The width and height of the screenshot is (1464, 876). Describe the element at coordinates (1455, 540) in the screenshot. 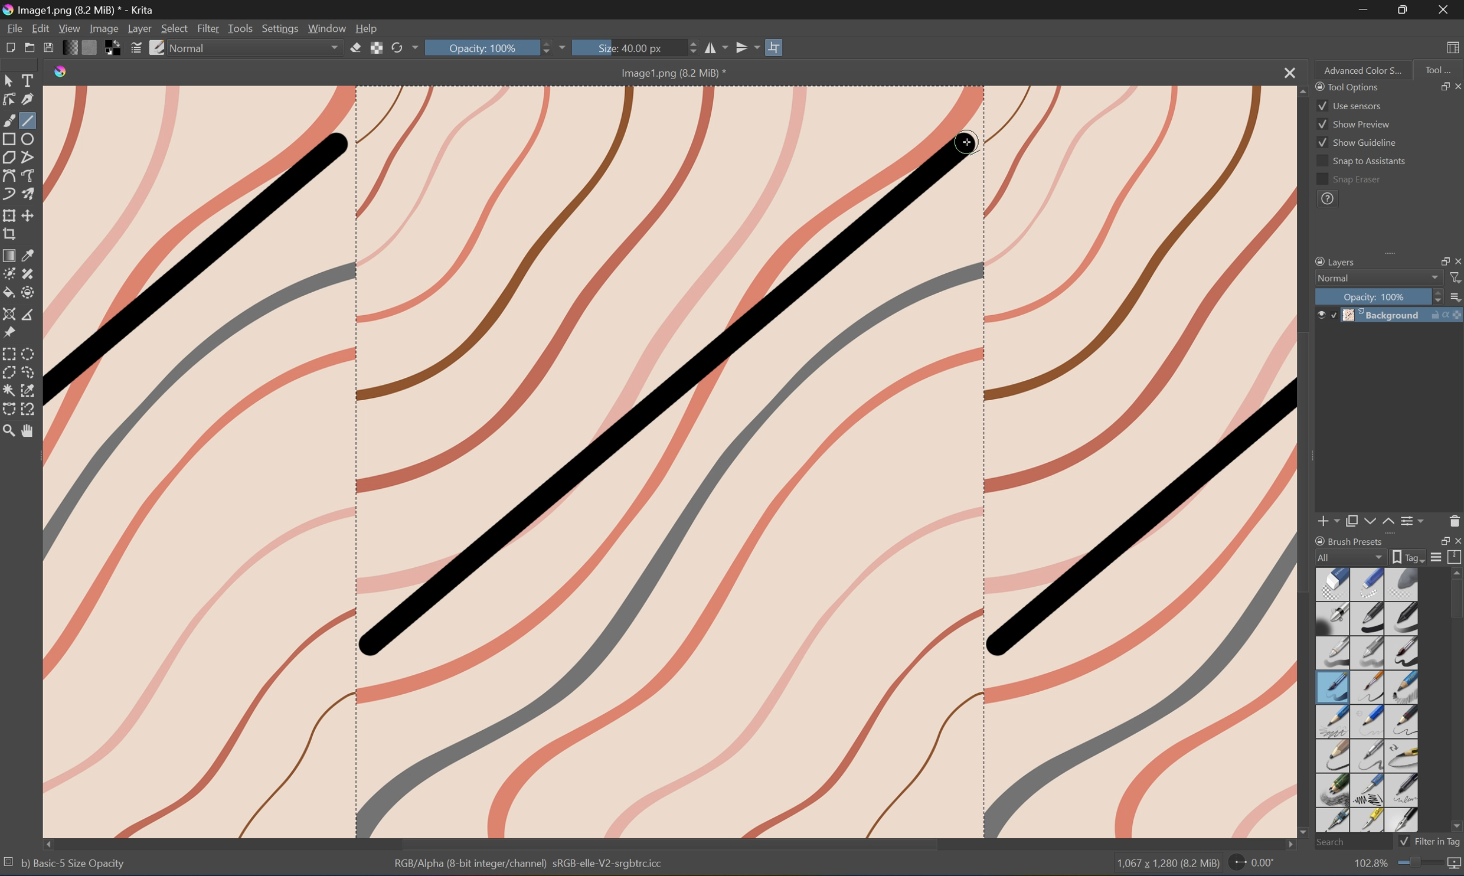

I see `Close` at that location.